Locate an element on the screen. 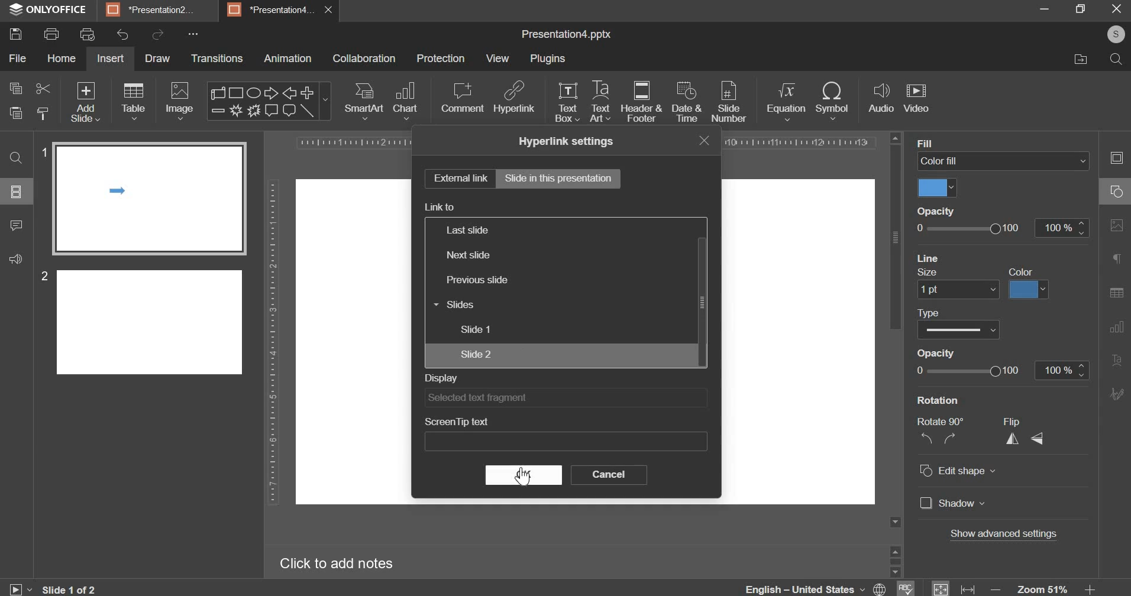  text art is located at coordinates (599, 102).